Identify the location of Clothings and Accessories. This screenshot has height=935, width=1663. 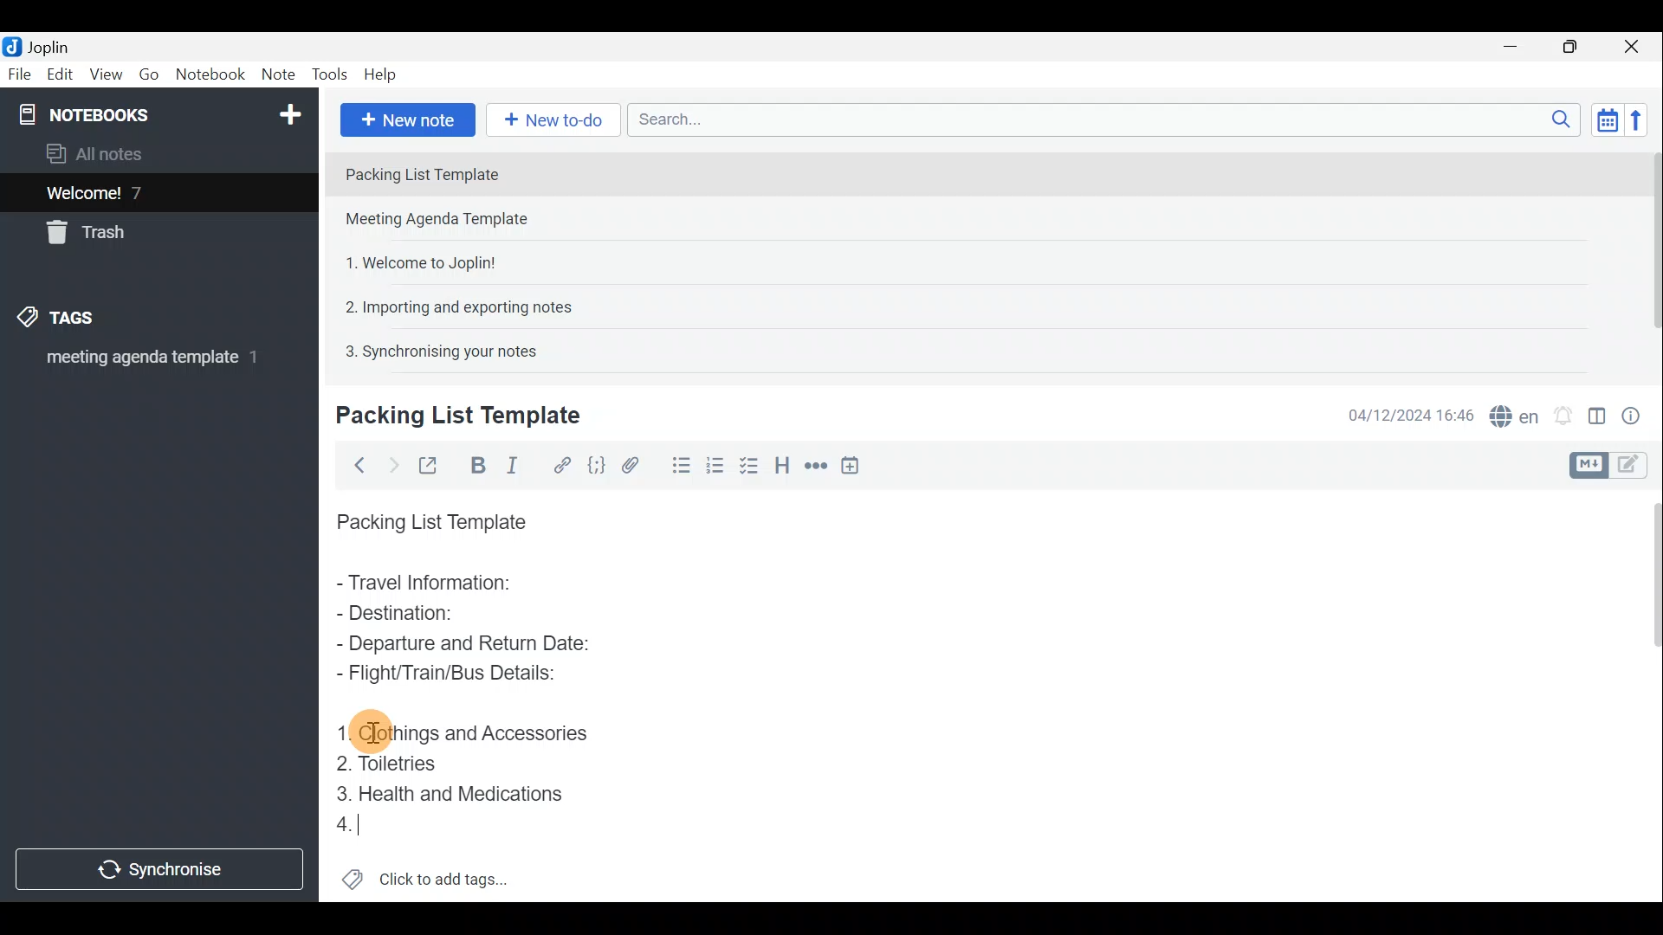
(472, 731).